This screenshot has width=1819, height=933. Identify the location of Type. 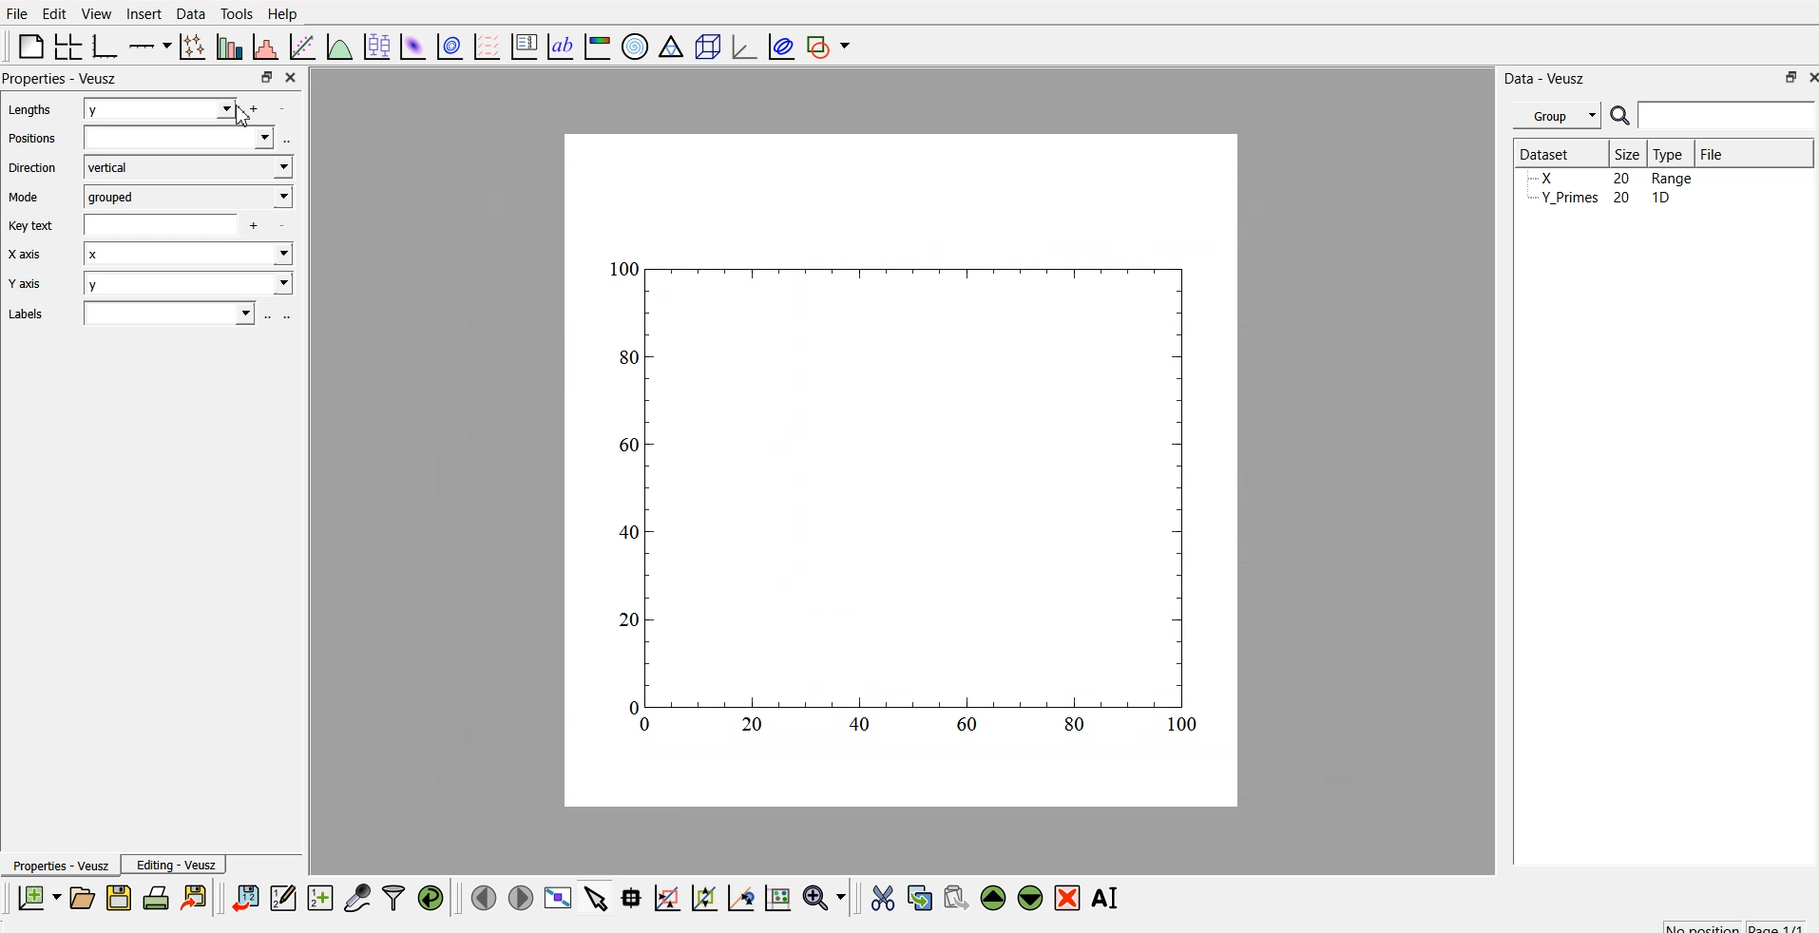
(1673, 153).